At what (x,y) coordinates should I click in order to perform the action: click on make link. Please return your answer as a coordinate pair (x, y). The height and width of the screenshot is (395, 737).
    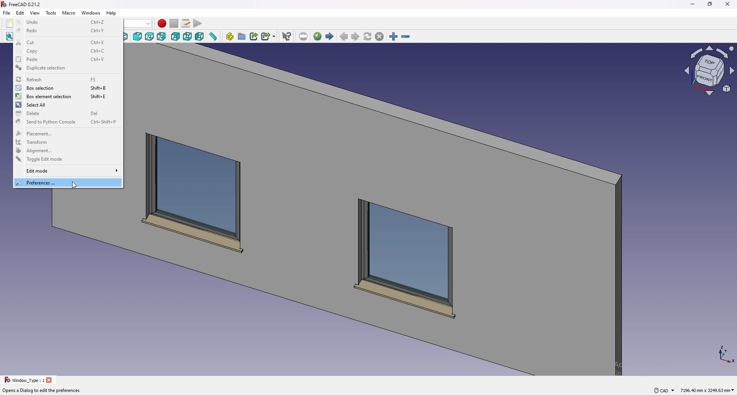
    Looking at the image, I should click on (254, 36).